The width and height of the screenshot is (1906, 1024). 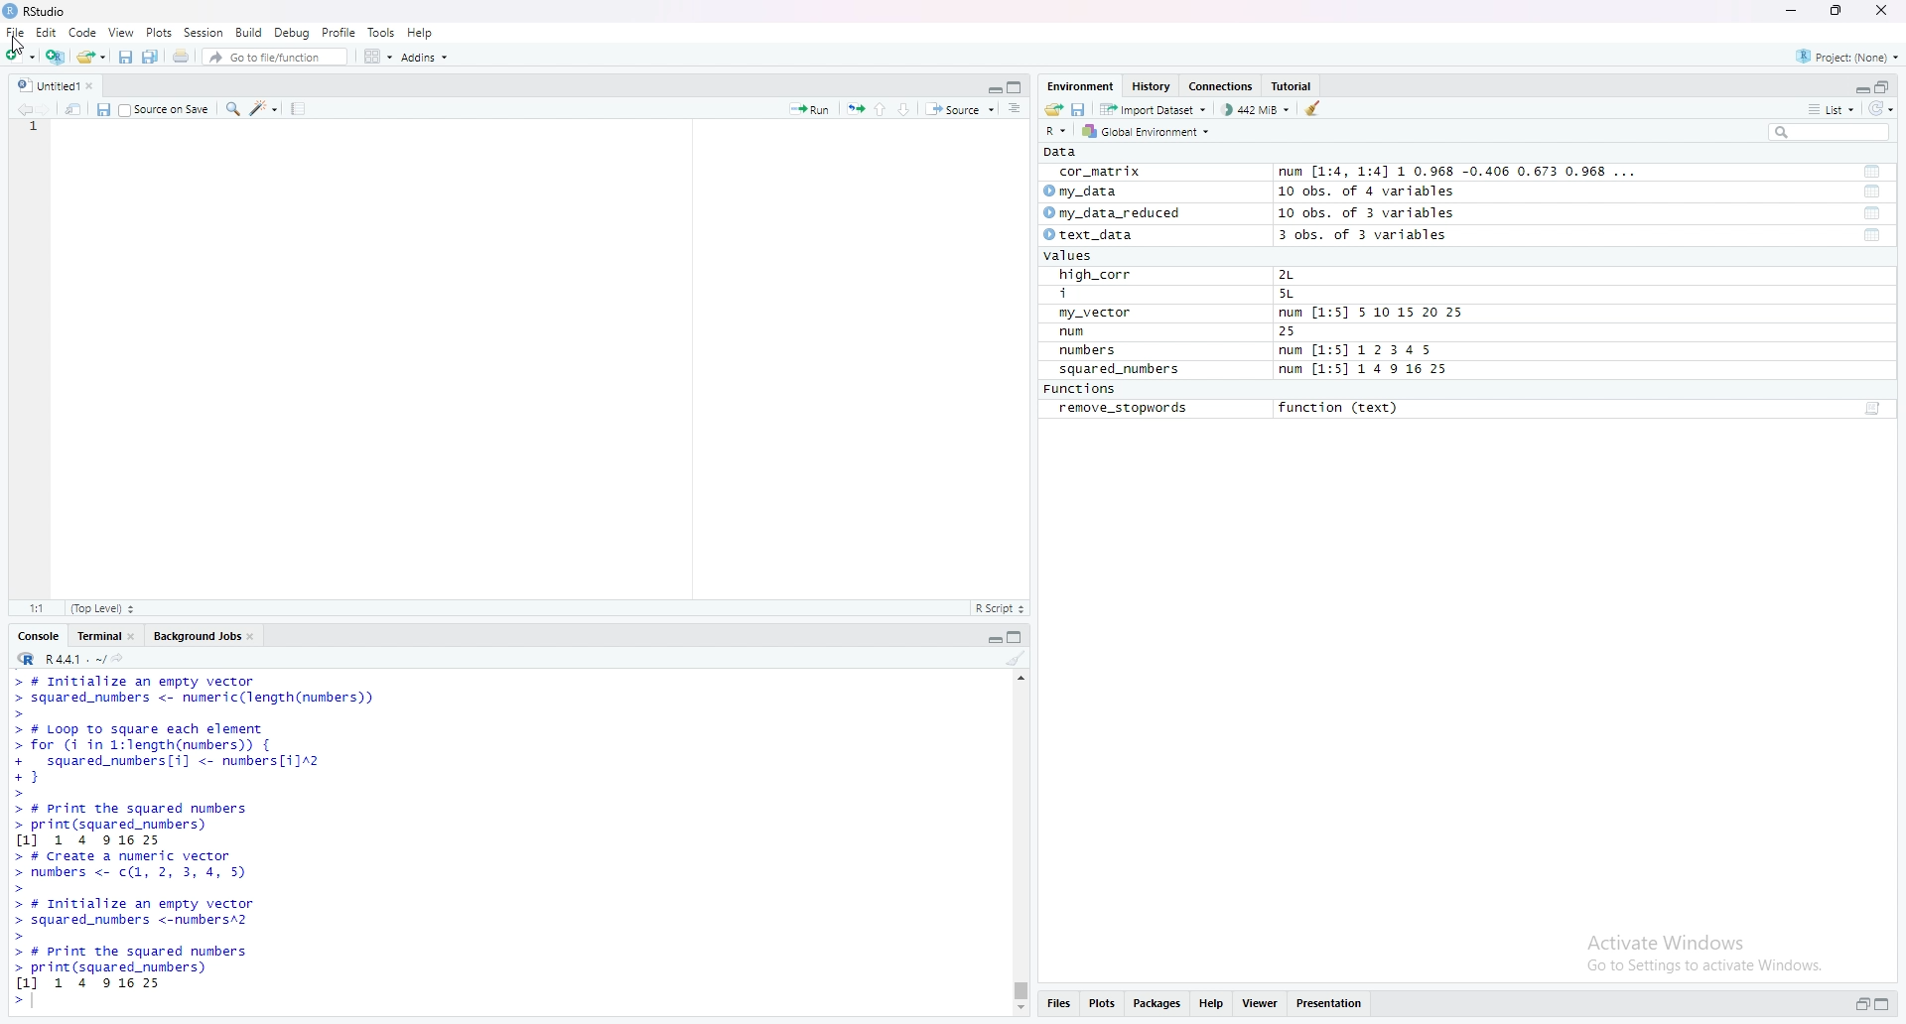 I want to click on Save, so click(x=106, y=110).